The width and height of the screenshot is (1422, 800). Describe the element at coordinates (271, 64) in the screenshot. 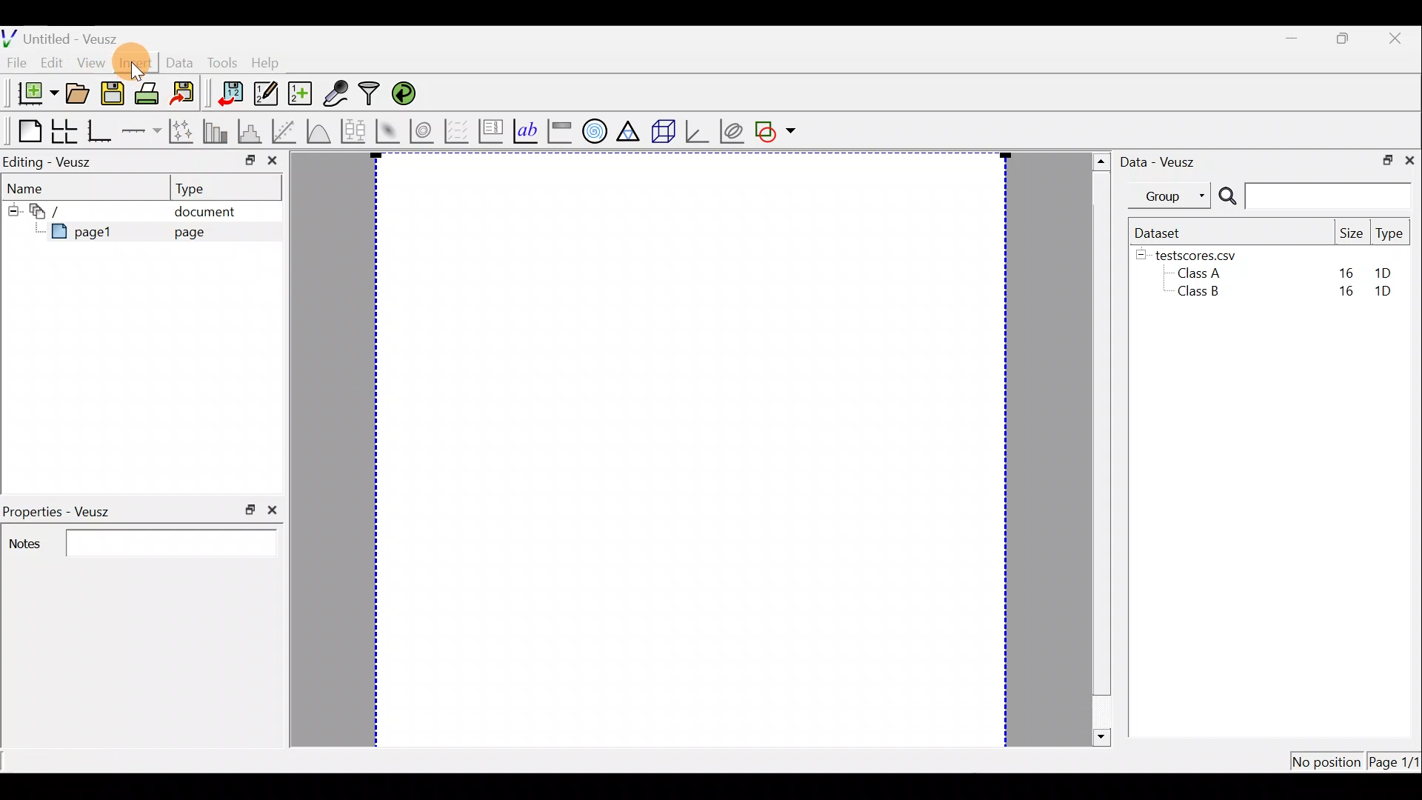

I see `Help` at that location.